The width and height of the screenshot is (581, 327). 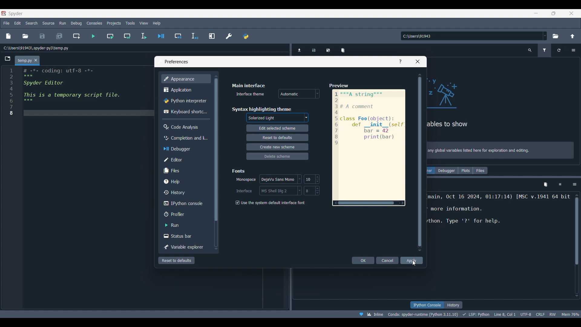 I want to click on Profiler, so click(x=185, y=214).